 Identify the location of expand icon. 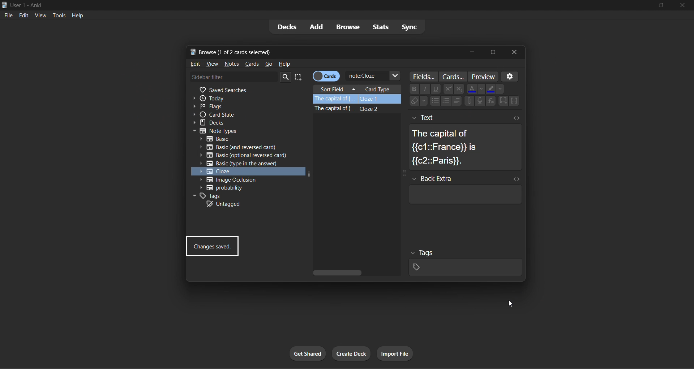
(308, 176).